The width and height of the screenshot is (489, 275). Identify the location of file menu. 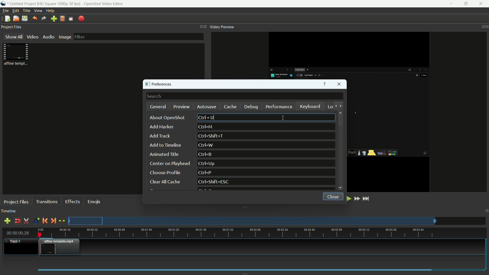
(5, 11).